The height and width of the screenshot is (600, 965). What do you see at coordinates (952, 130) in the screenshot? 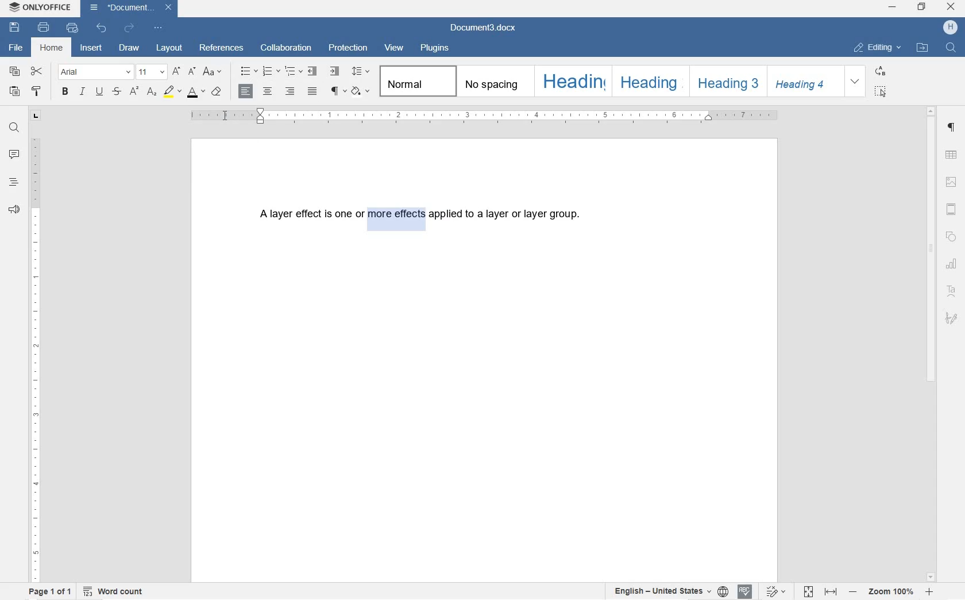
I see `PARAGRAPH SETTINGS` at bounding box center [952, 130].